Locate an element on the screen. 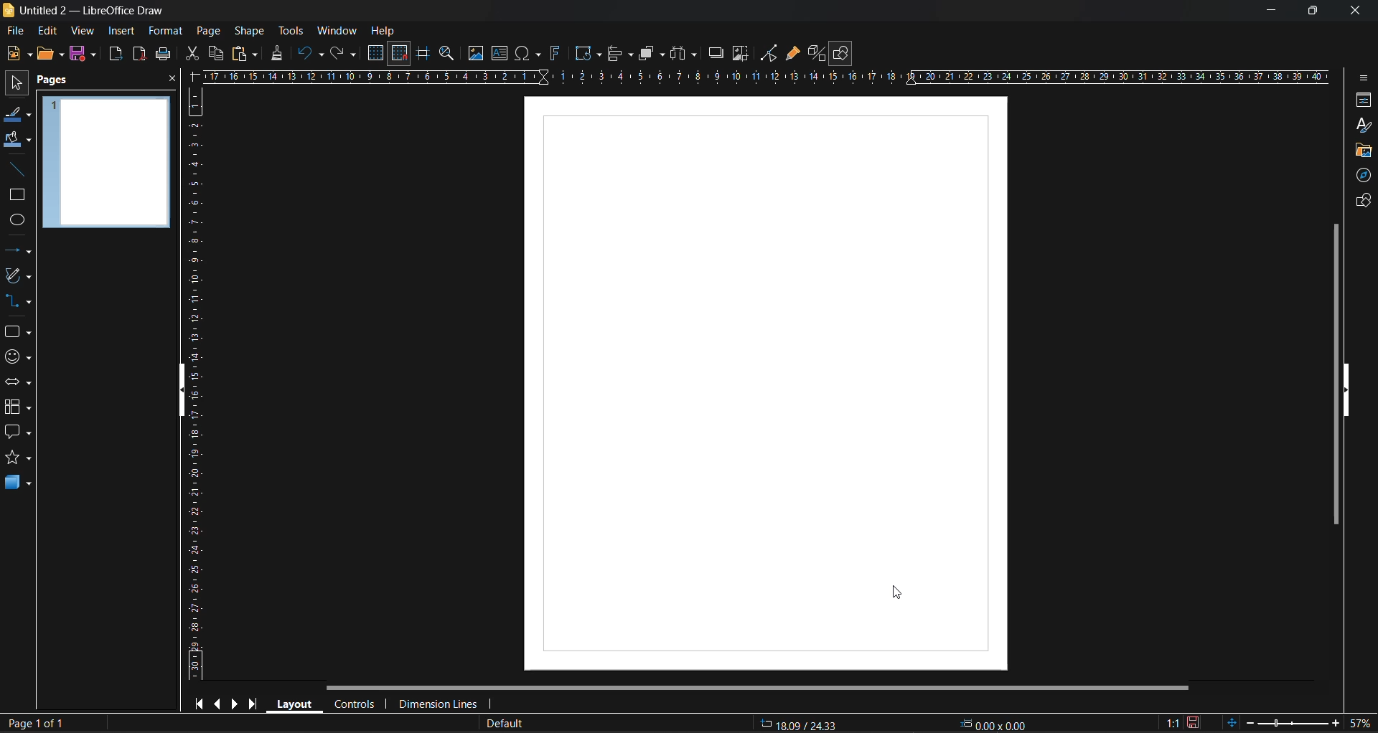 The height and width of the screenshot is (733, 1378). page preview formatted is located at coordinates (108, 165).